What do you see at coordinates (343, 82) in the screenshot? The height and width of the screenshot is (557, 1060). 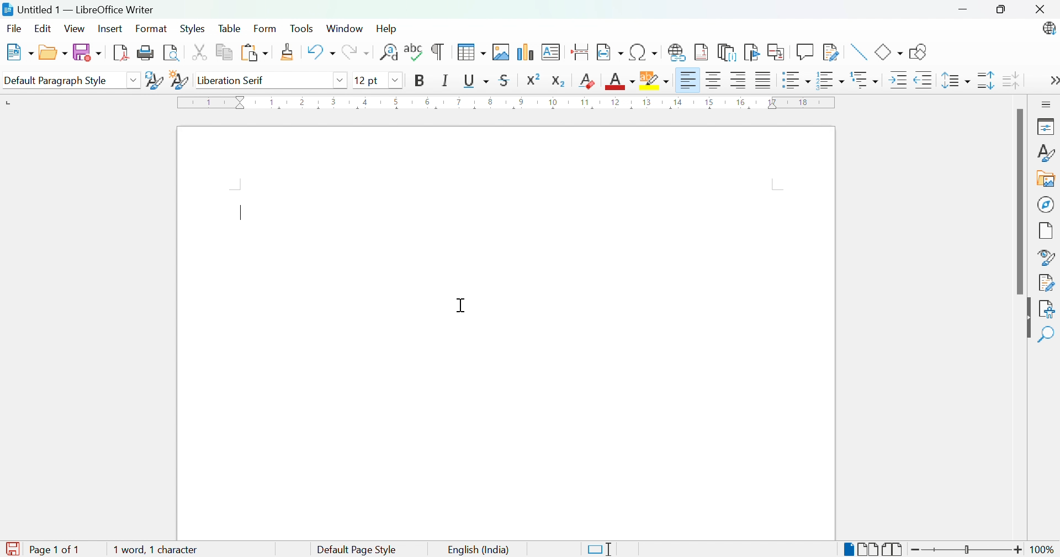 I see `Drop down` at bounding box center [343, 82].